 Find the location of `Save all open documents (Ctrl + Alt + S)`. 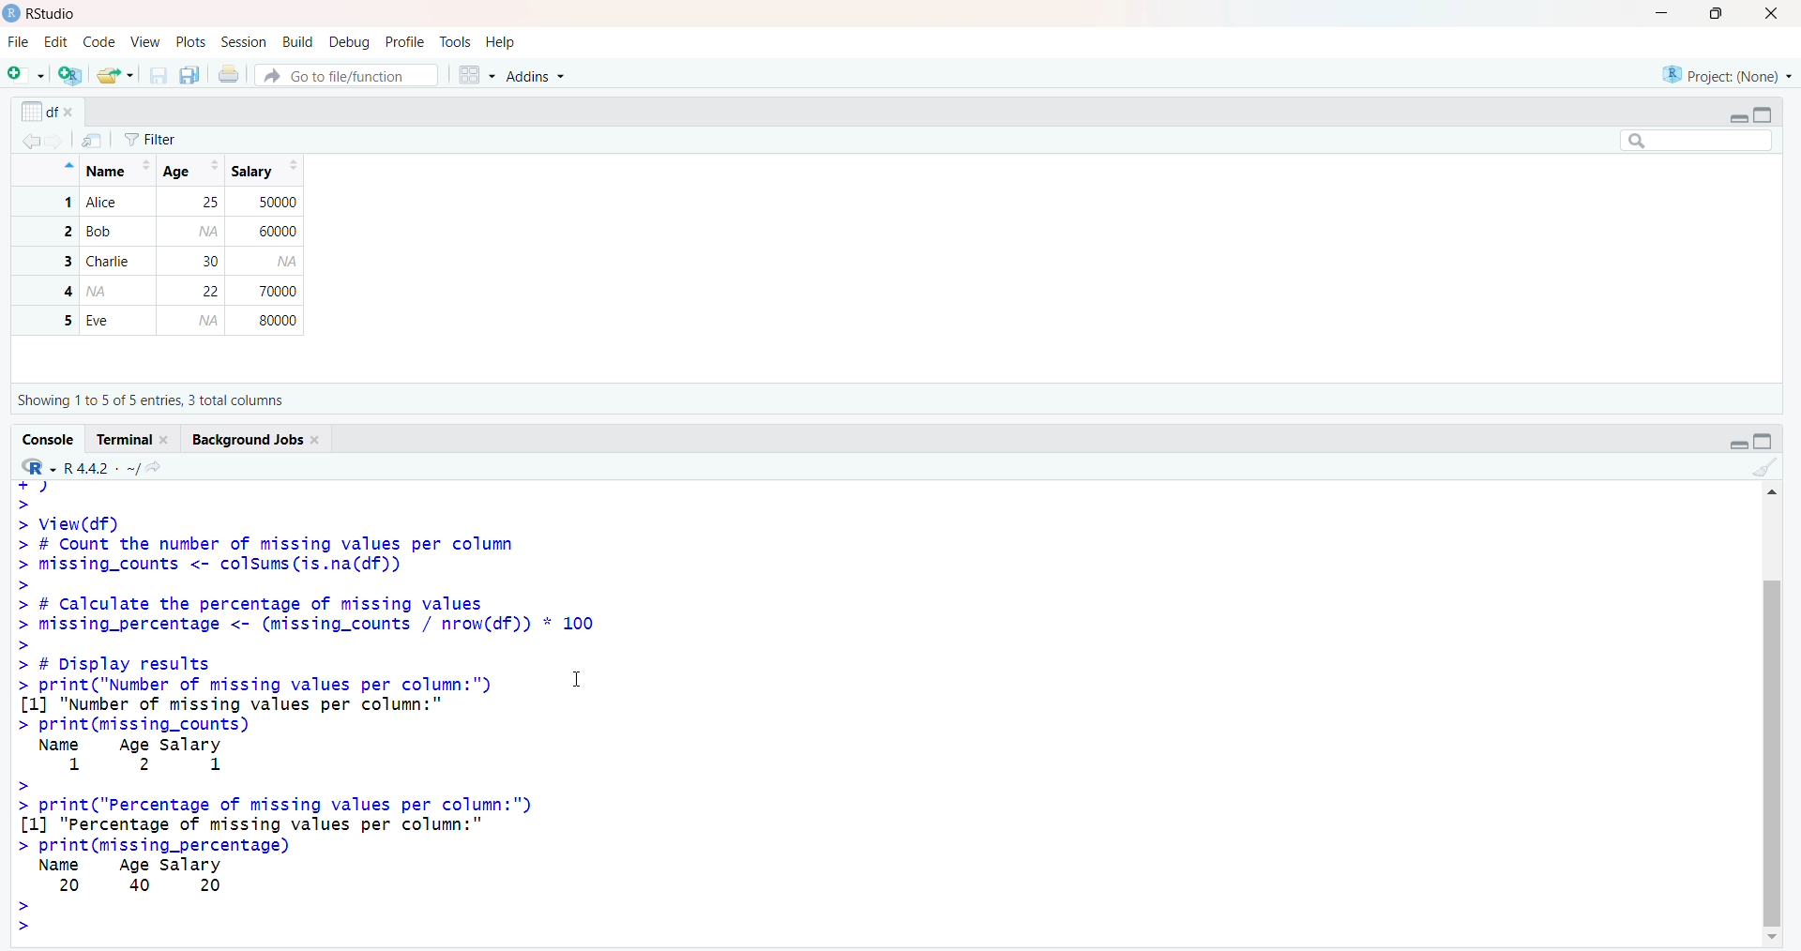

Save all open documents (Ctrl + Alt + S) is located at coordinates (190, 75).